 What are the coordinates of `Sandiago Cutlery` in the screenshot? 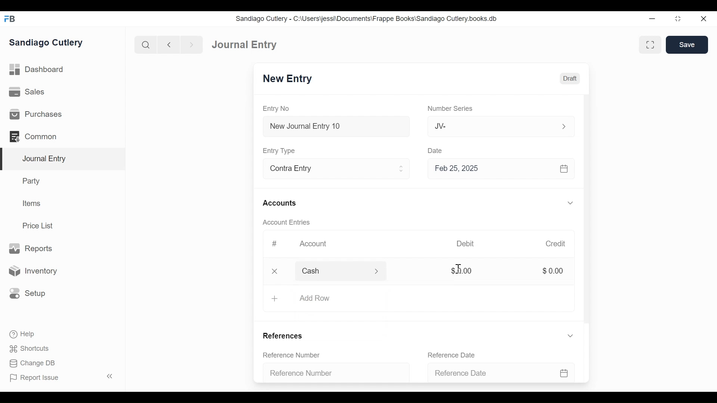 It's located at (46, 43).